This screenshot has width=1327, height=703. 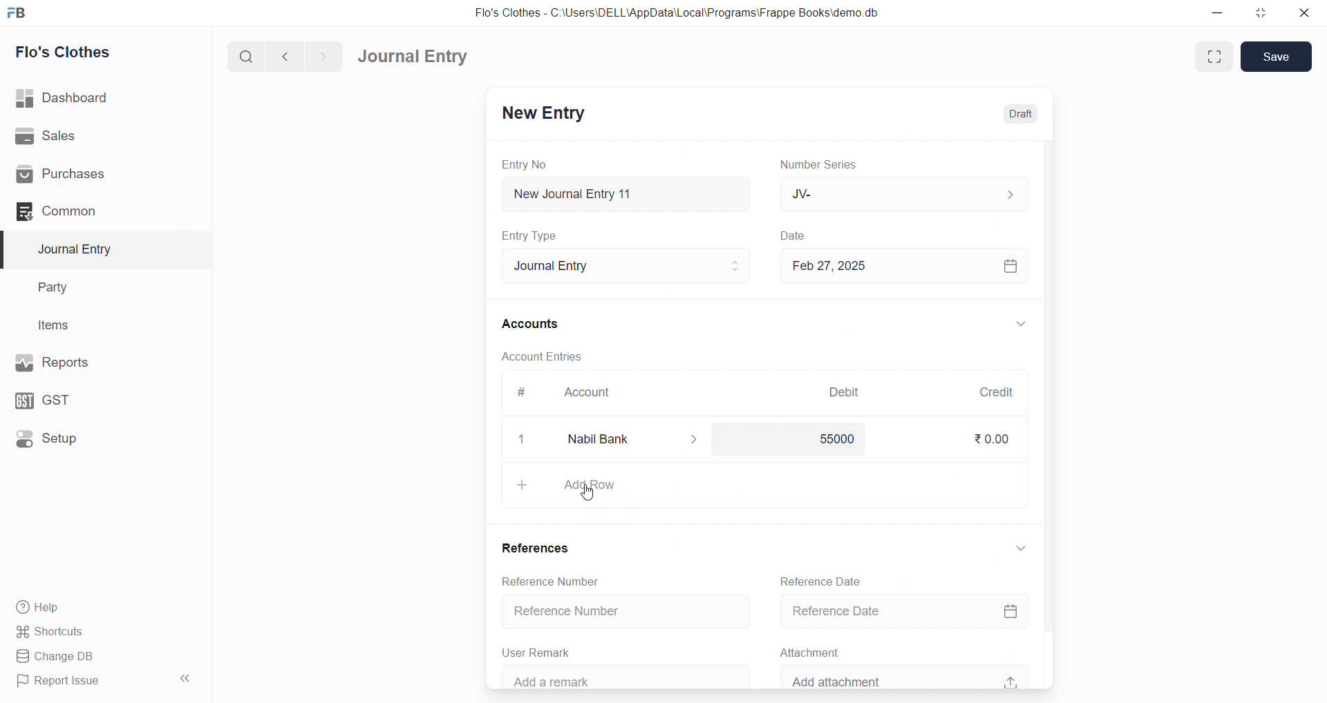 I want to click on User Remark, so click(x=542, y=652).